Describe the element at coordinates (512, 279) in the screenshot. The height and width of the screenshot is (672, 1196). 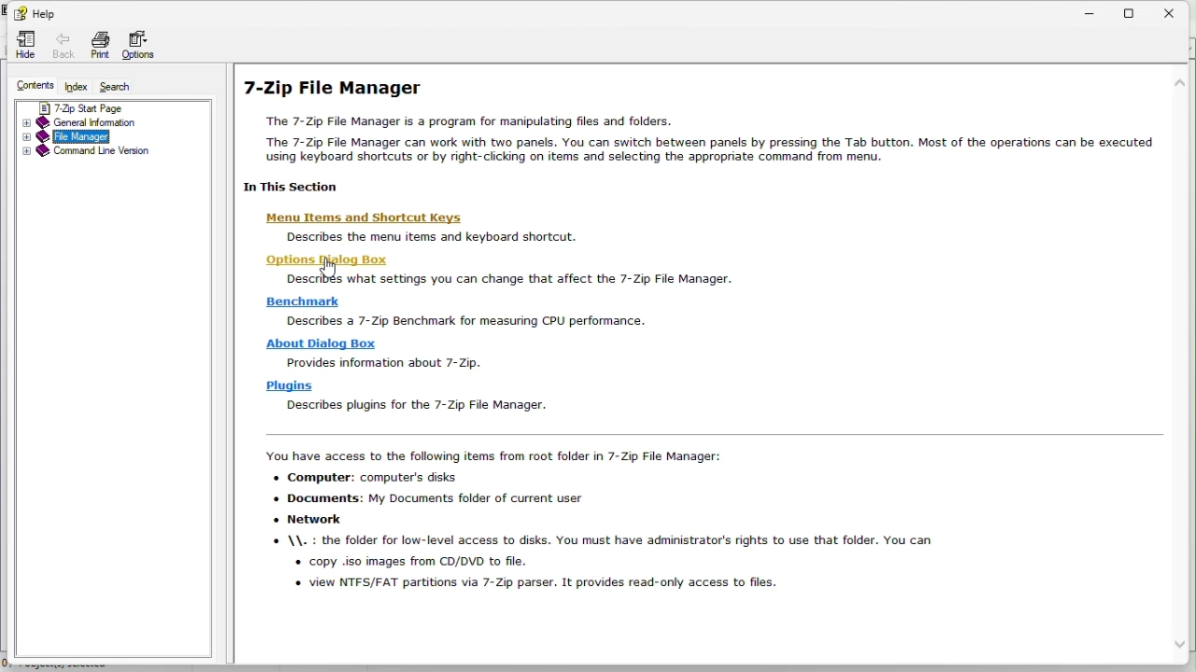
I see `7 zip file manager description` at that location.